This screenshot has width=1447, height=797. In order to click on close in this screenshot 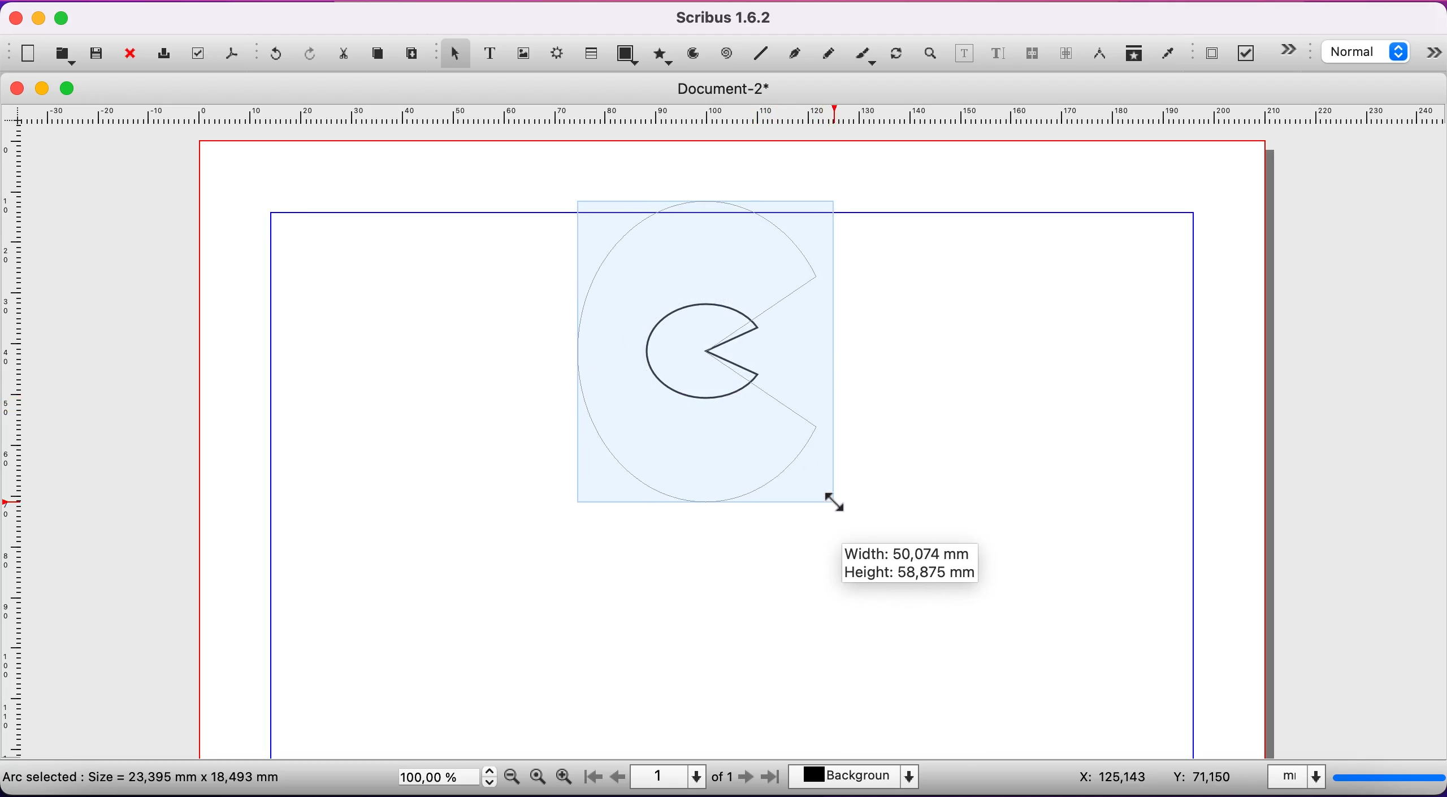, I will do `click(12, 20)`.